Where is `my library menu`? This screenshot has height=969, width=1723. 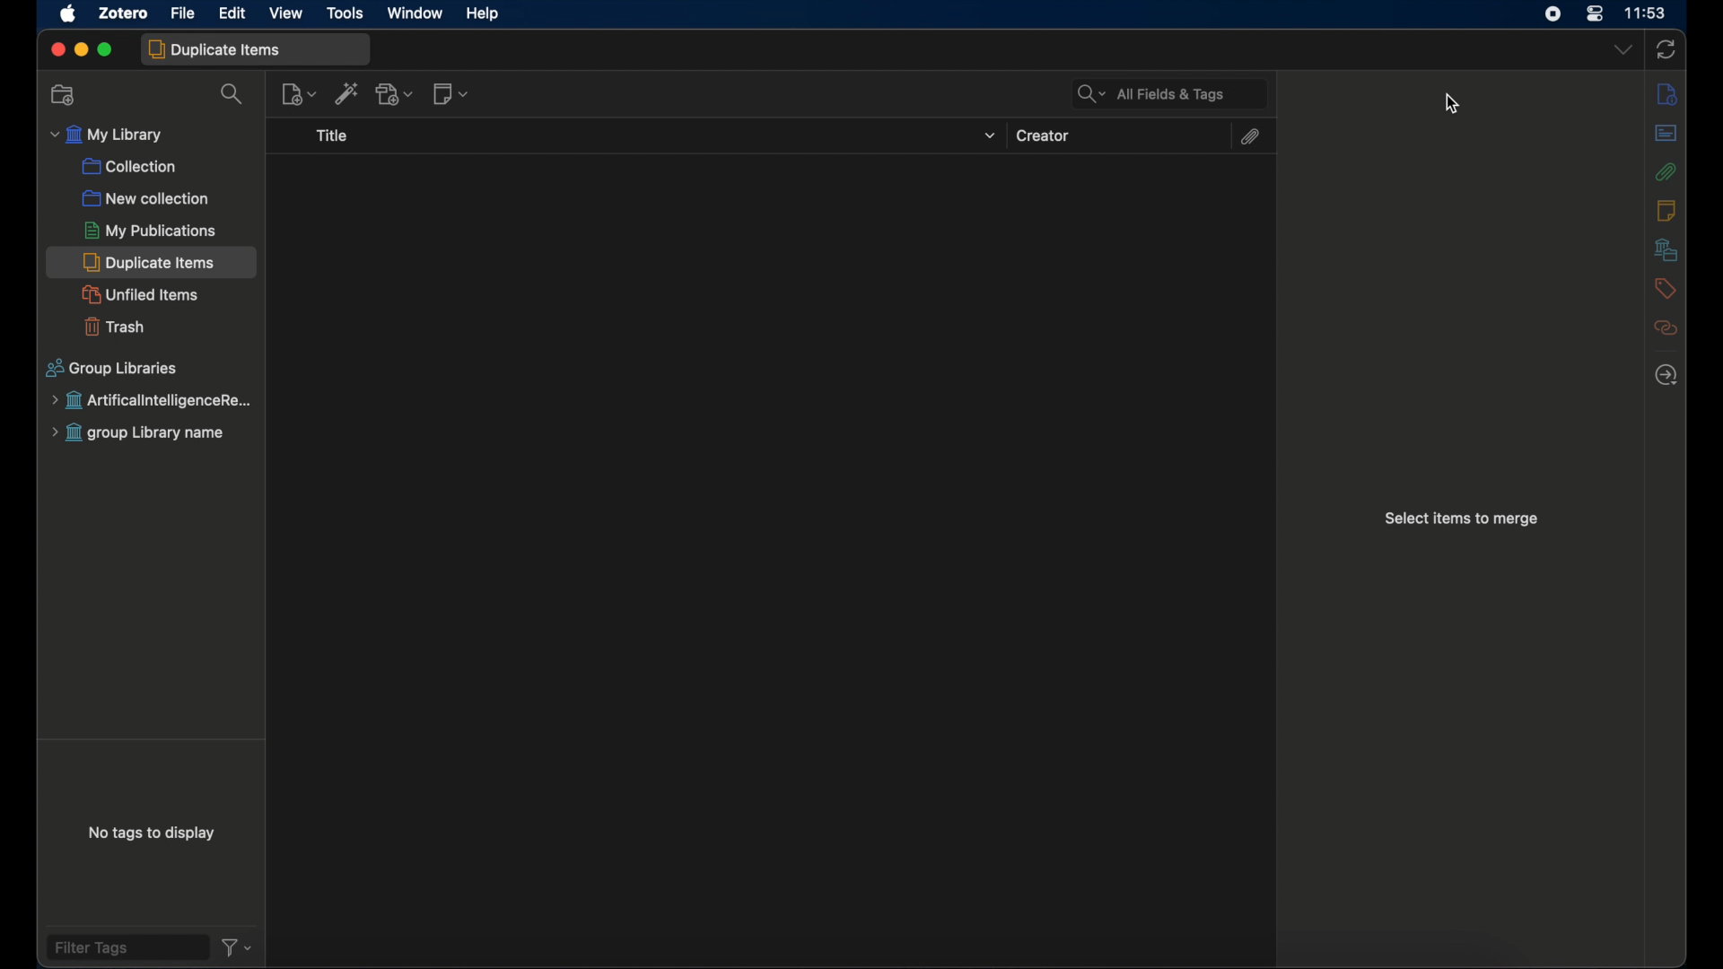
my library menu is located at coordinates (108, 135).